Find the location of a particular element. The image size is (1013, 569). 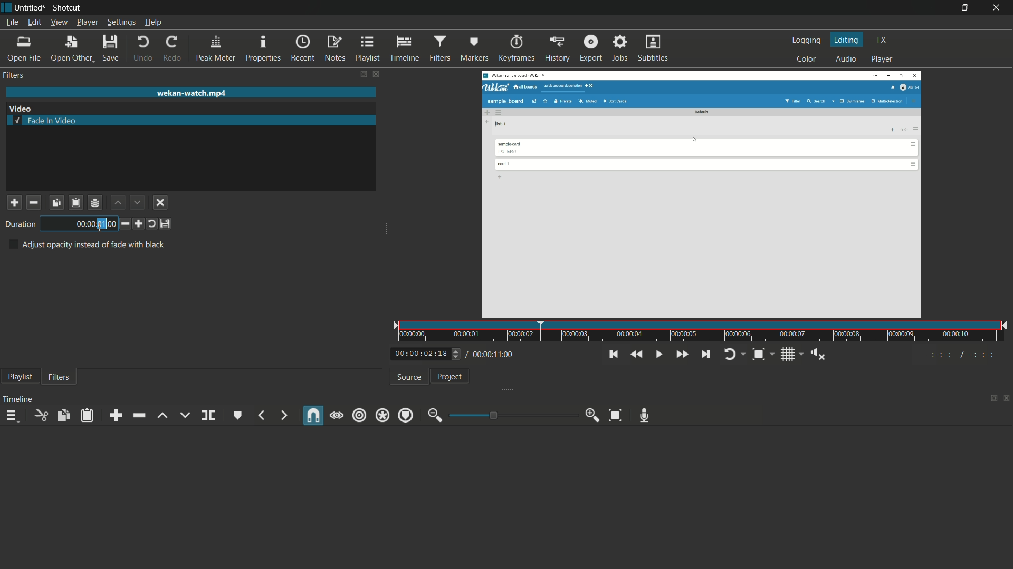

In point is located at coordinates (964, 356).